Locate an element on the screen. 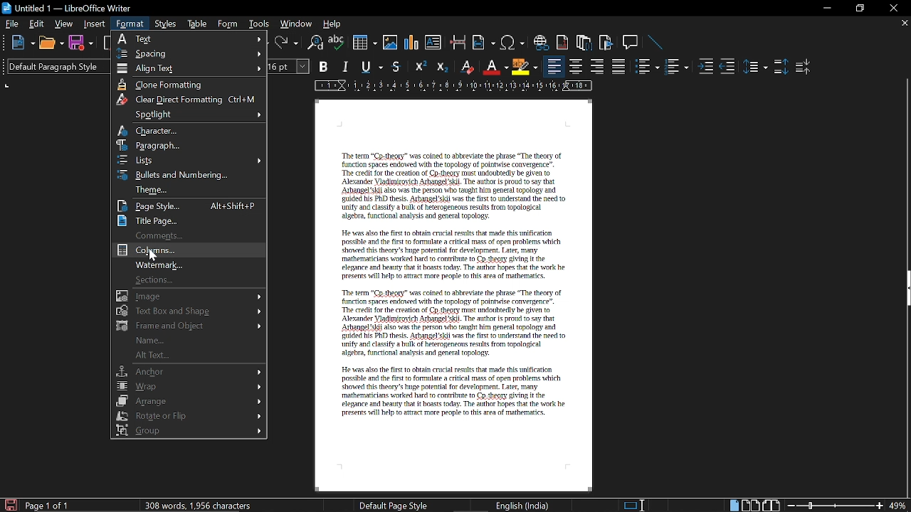 Image resolution: width=911 pixels, height=512 pixels. Insert field is located at coordinates (483, 43).